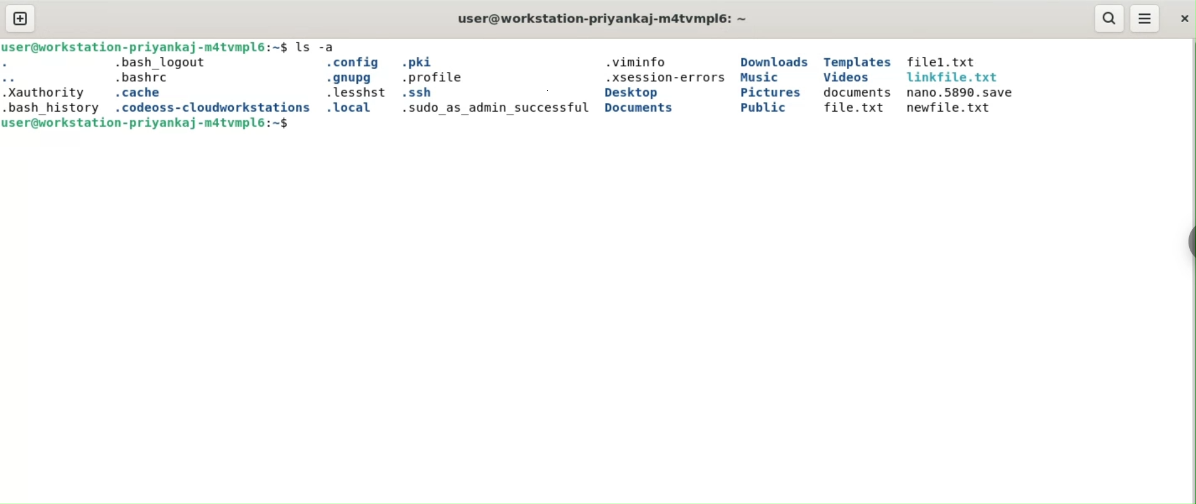 The image size is (1196, 504). Describe the element at coordinates (511, 86) in the screenshot. I see `: -bash_Llogout .config .pk1 -viminio Downloads Templates Tilel.ixt

. .bashrc .gnupg .profile .xsession-errors Music Videos linkfile. txt
Xauthority .cache .lesshst .ssh Desktop Pictures documents nano.5896.sa
bash history .codeoss-cloudworkstations .local .sudo as admin successful Documents Public file.txt newfile.txt` at that location.